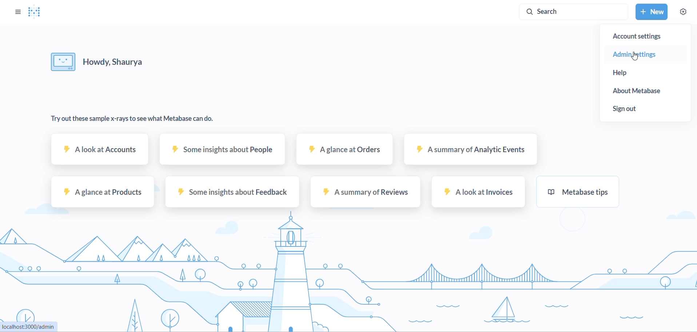 The width and height of the screenshot is (697, 332). Describe the element at coordinates (135, 114) in the screenshot. I see `TEXT` at that location.